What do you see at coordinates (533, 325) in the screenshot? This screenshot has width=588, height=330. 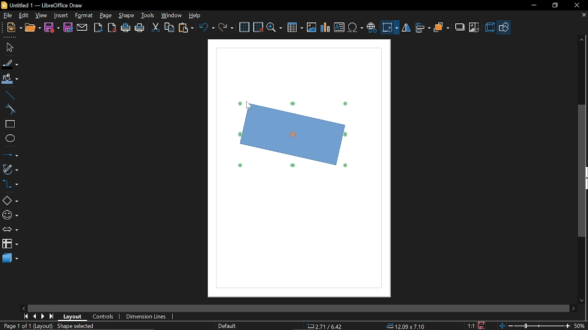 I see `Change zoom` at bounding box center [533, 325].